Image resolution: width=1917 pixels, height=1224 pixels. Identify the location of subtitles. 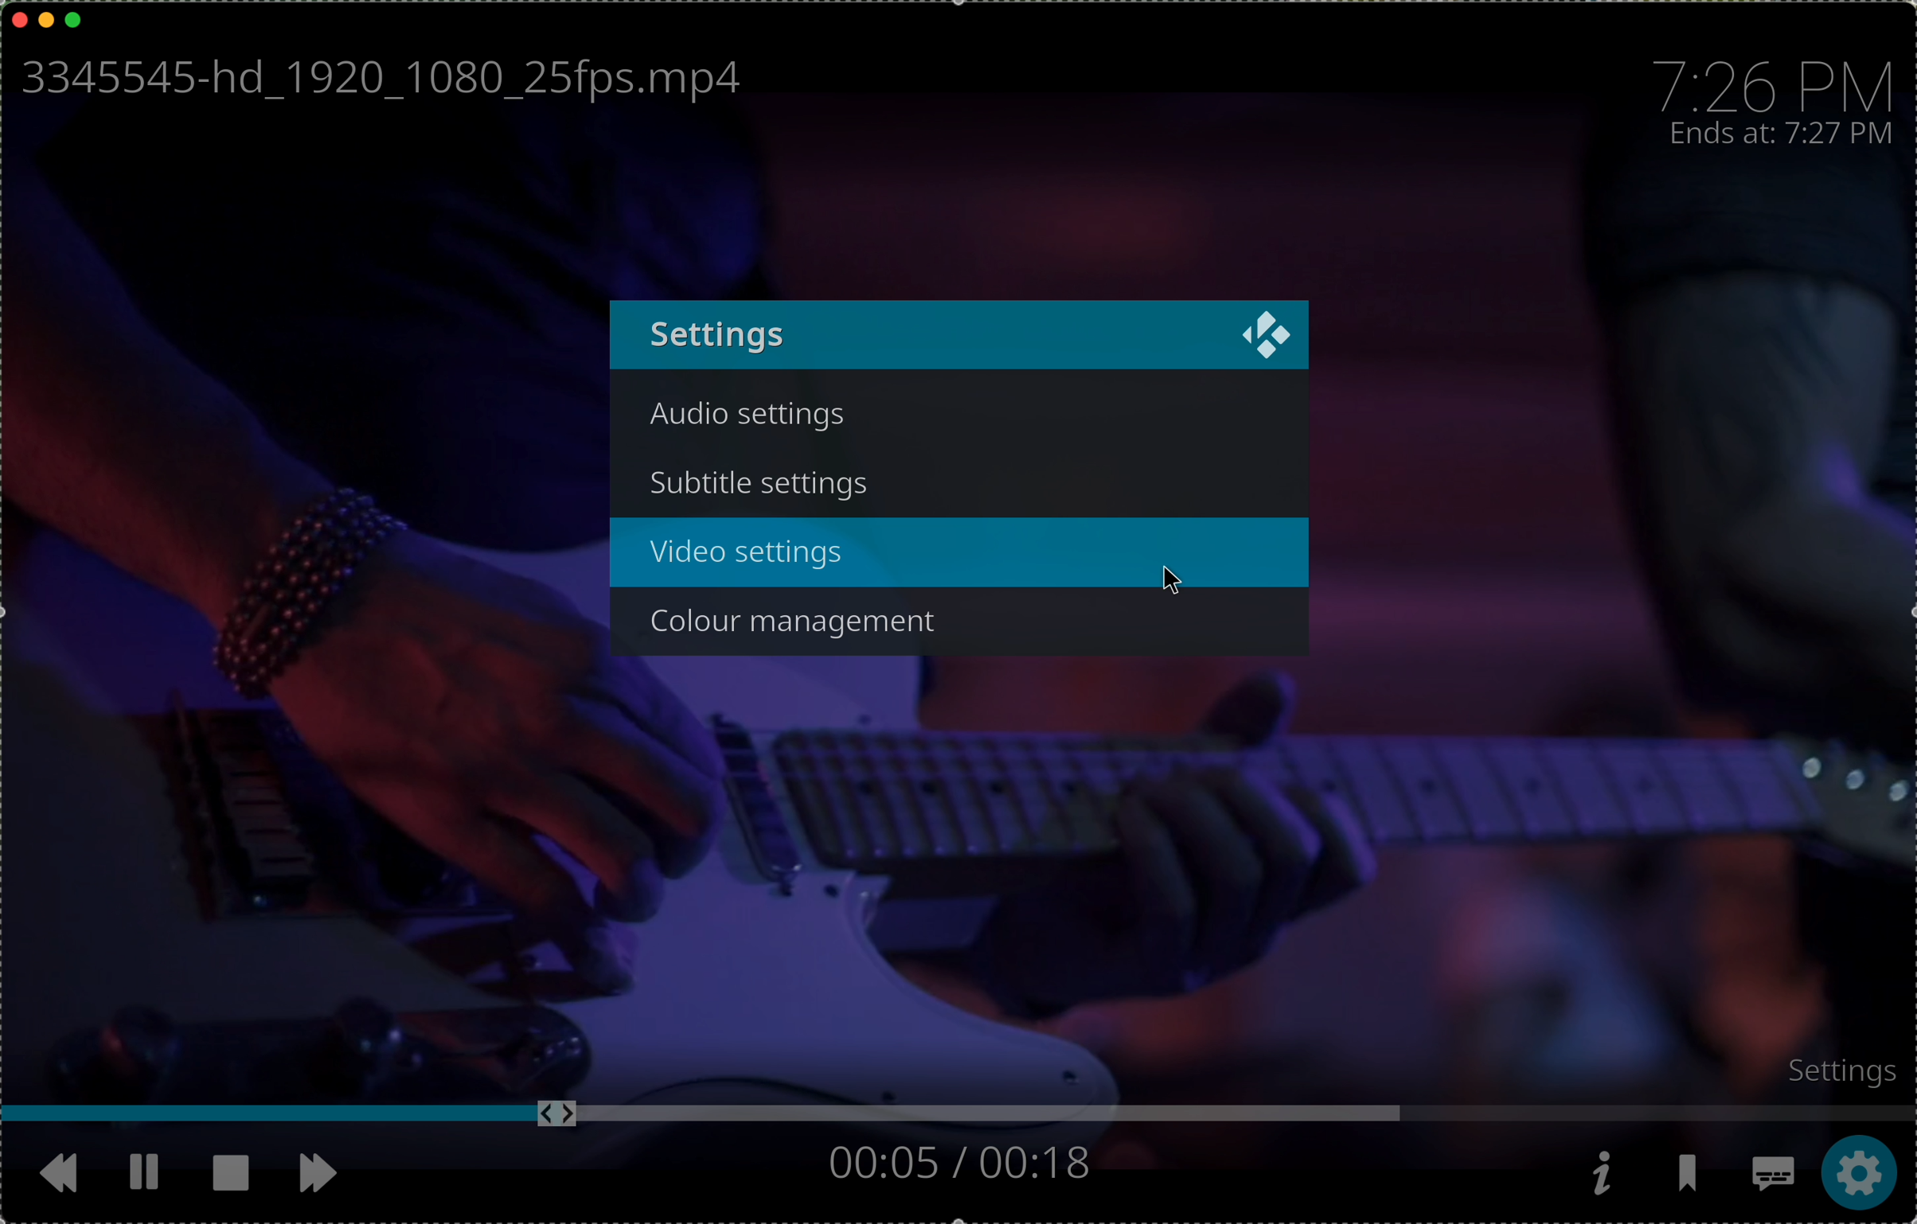
(1773, 1178).